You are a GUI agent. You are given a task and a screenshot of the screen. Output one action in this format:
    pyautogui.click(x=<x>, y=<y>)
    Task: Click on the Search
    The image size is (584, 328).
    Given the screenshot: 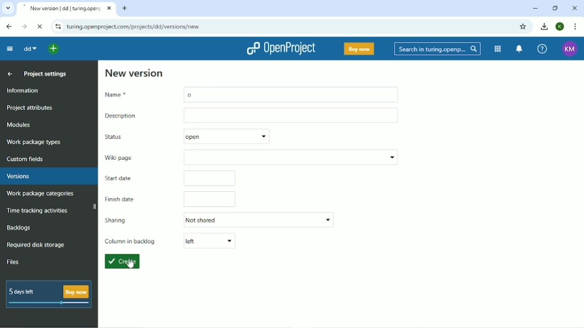 What is the action you would take?
    pyautogui.click(x=438, y=49)
    